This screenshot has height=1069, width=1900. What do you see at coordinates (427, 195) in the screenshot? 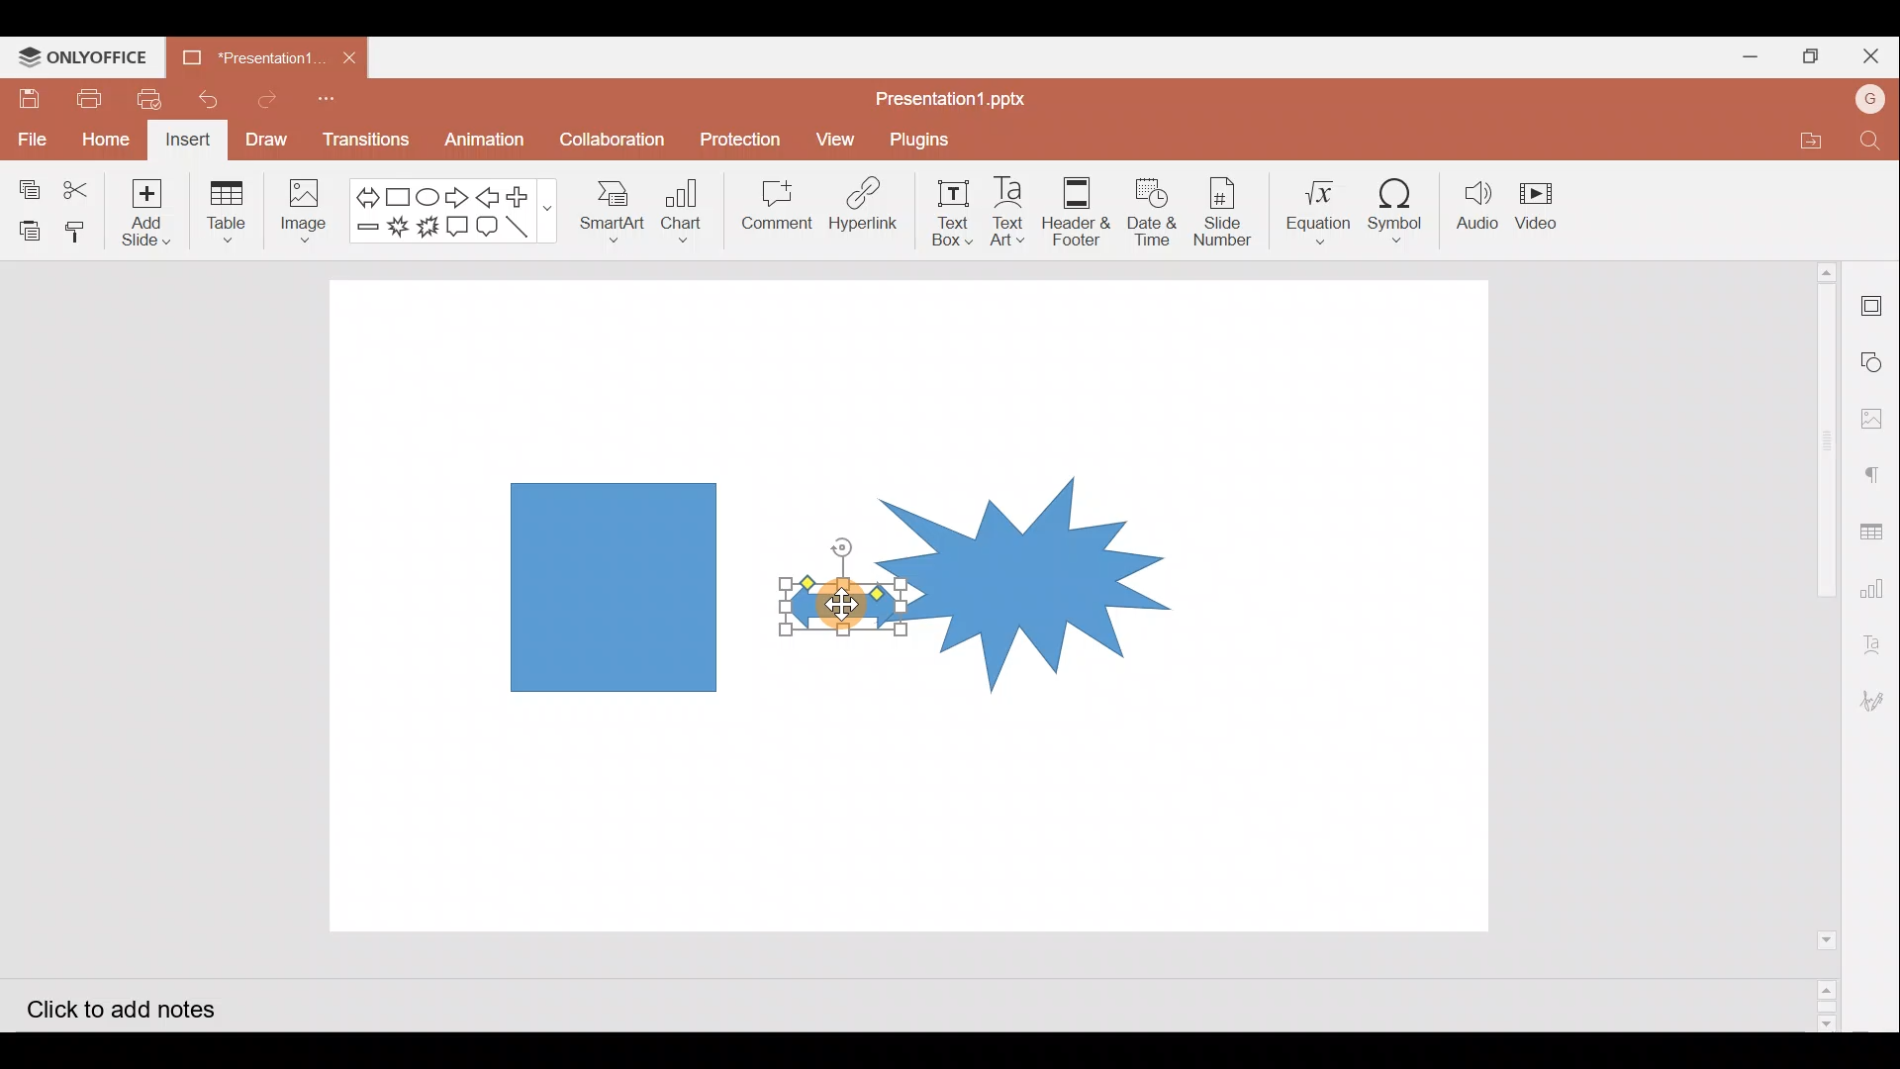
I see `Ellipse` at bounding box center [427, 195].